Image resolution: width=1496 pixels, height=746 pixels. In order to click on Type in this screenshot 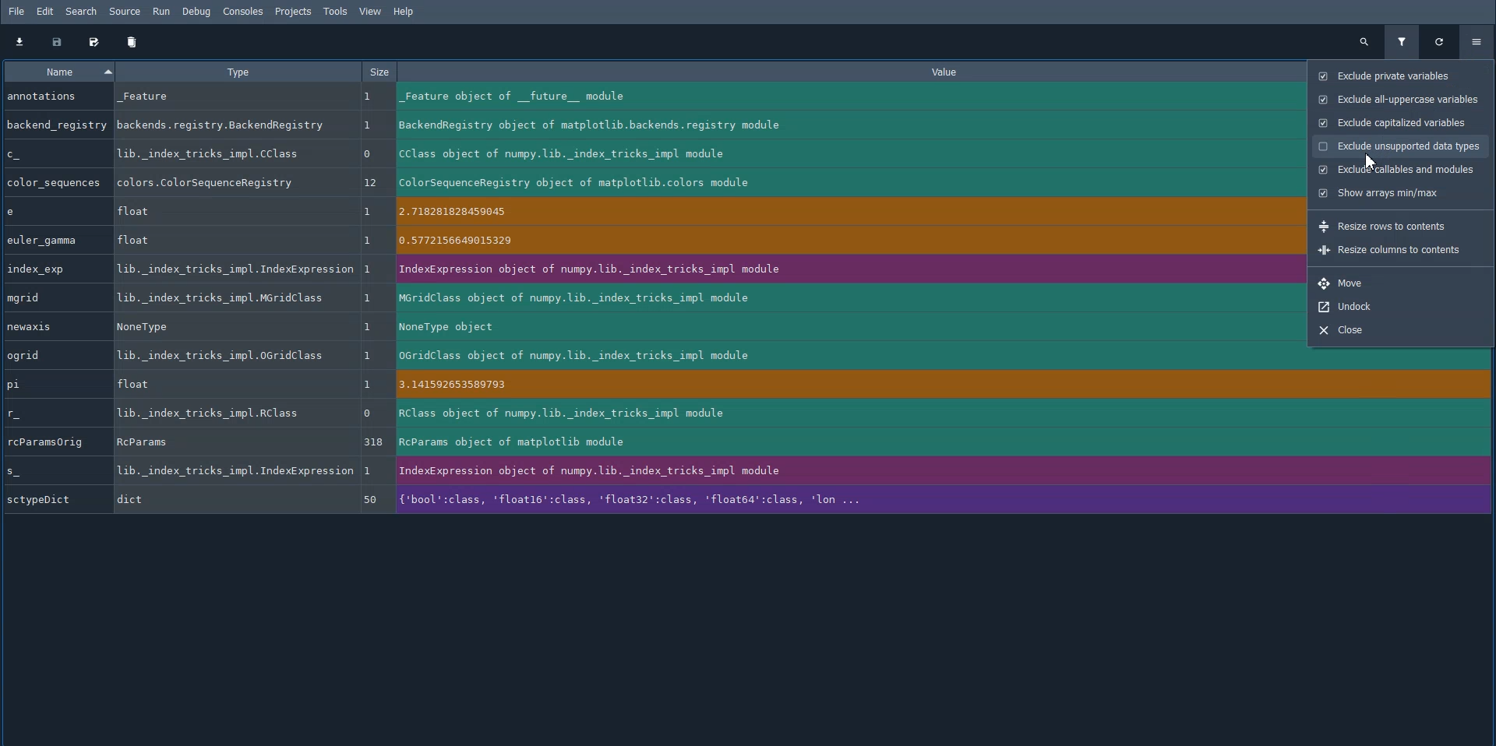, I will do `click(237, 71)`.